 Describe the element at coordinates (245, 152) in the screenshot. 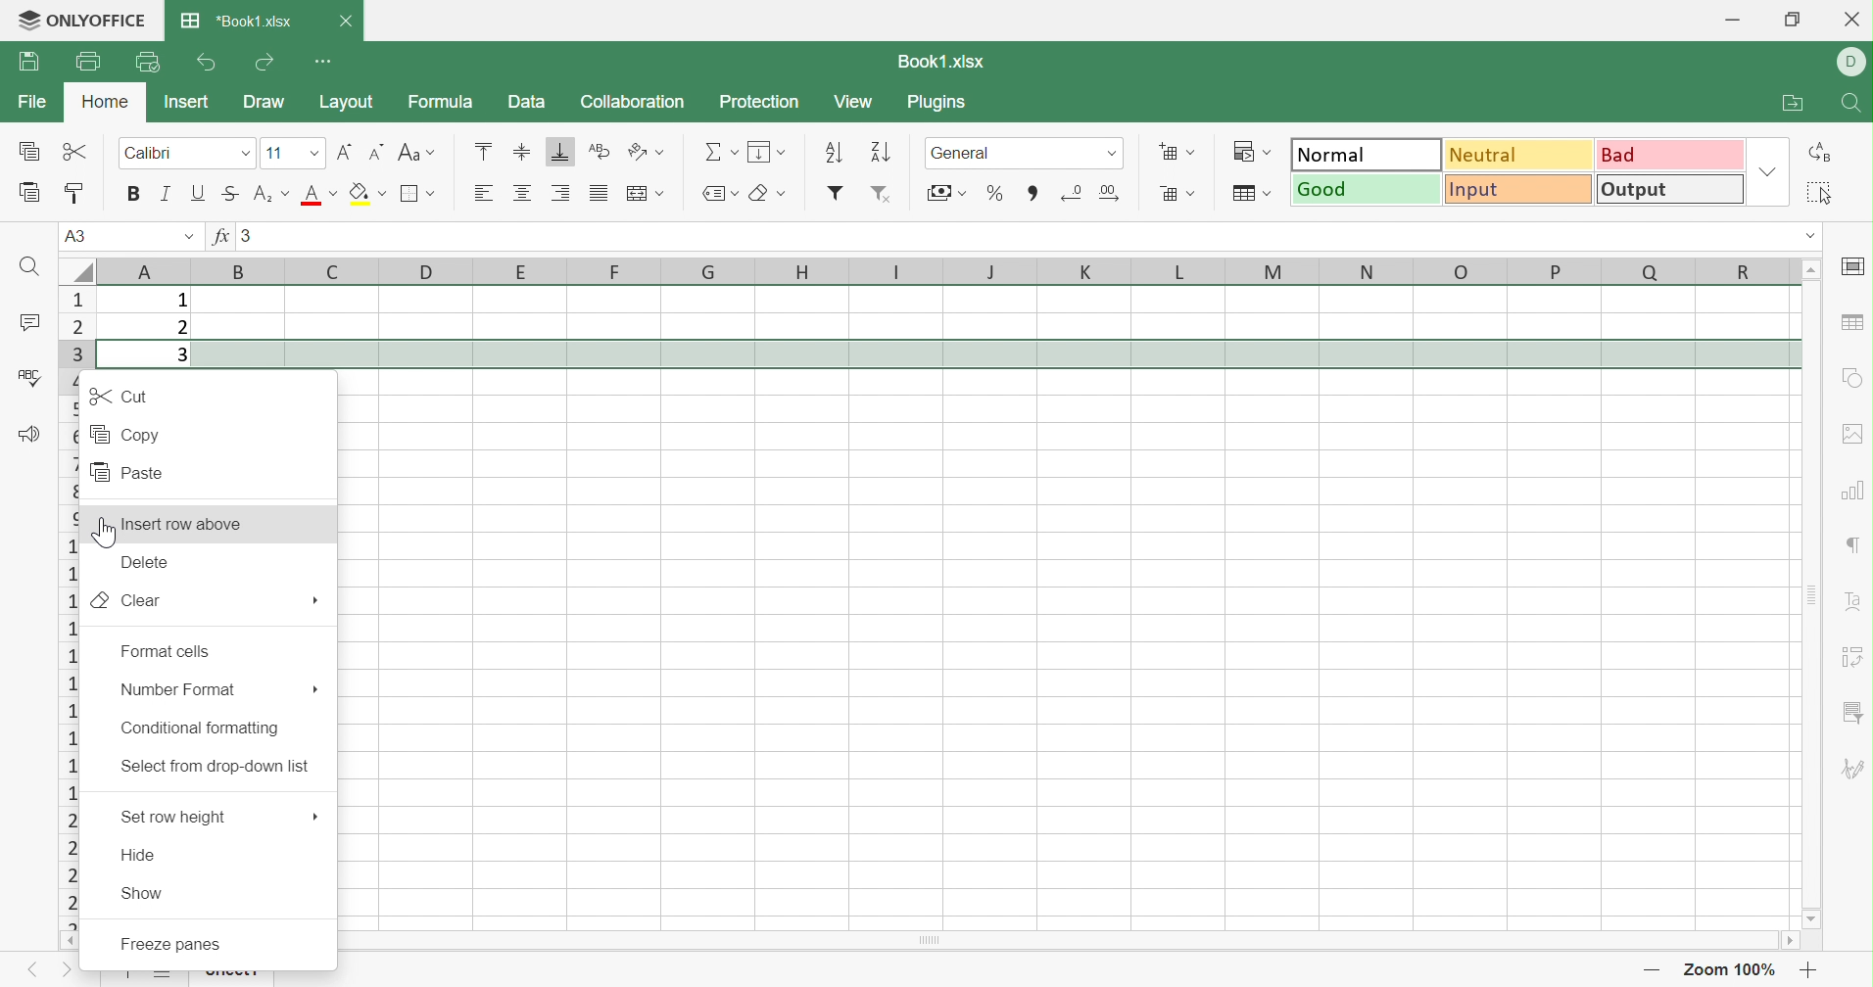

I see `Drop Down` at that location.